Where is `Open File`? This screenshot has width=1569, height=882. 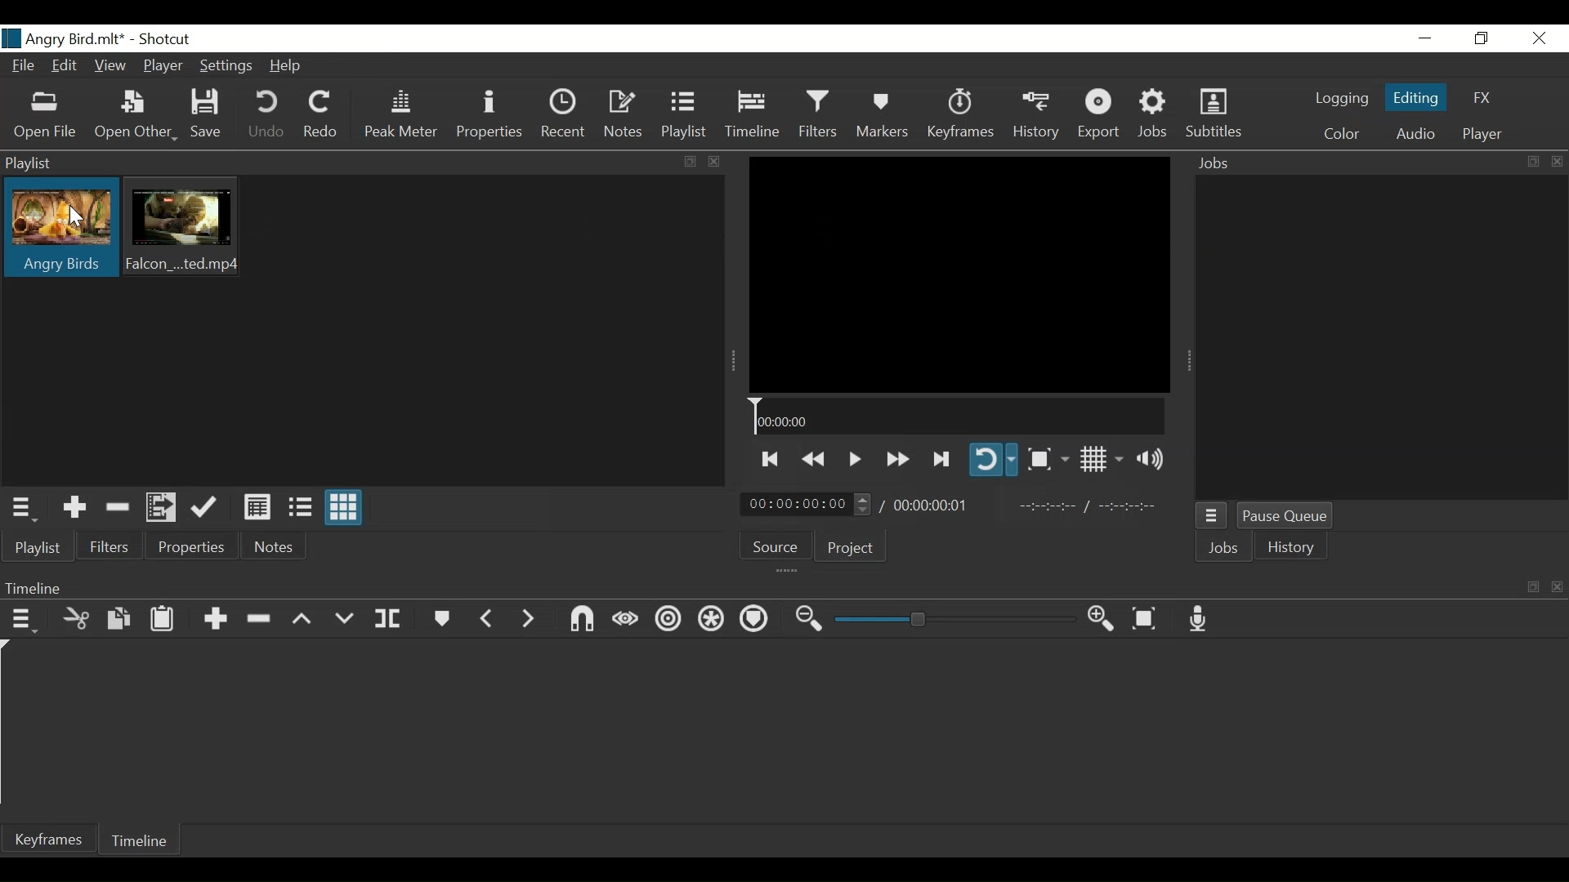 Open File is located at coordinates (48, 114).